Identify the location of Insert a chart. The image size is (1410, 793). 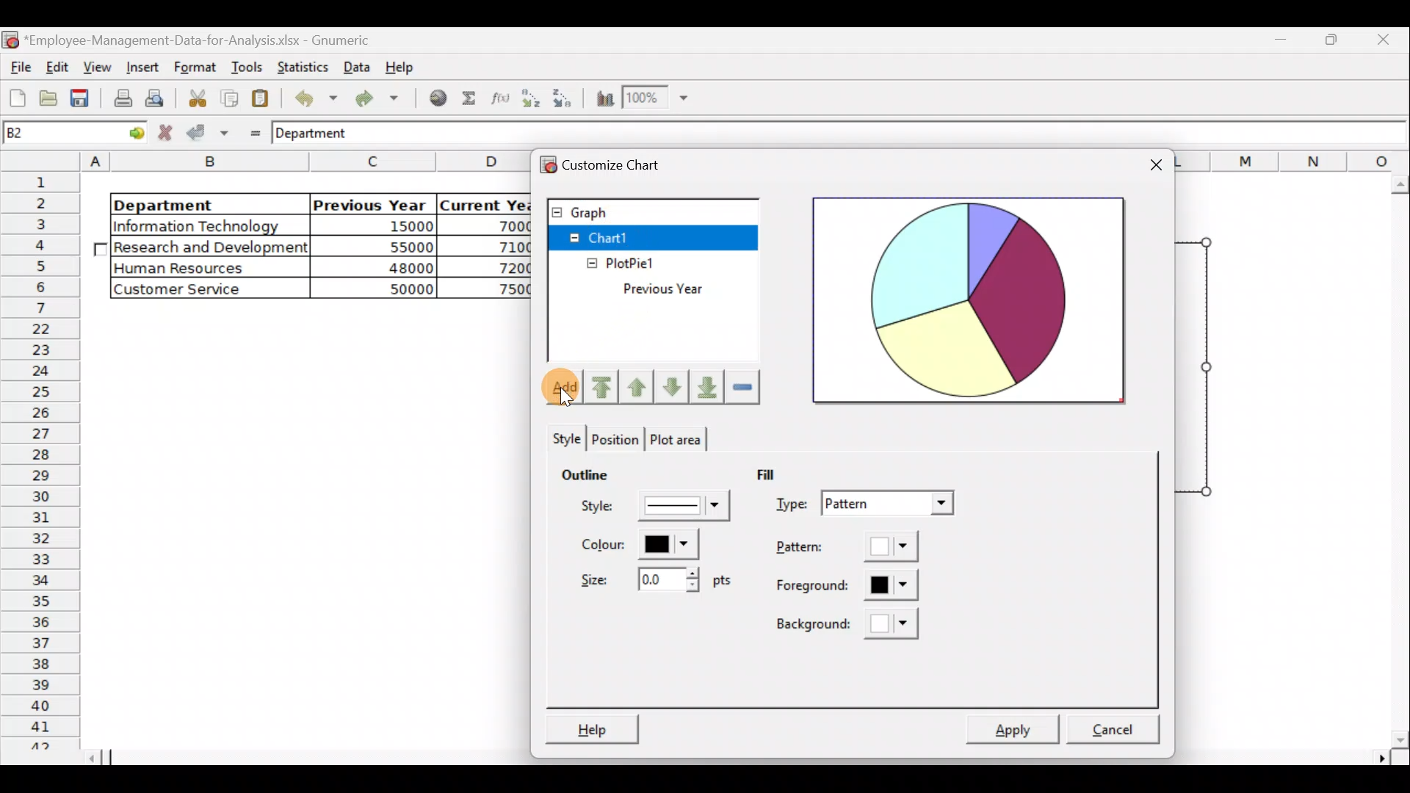
(603, 99).